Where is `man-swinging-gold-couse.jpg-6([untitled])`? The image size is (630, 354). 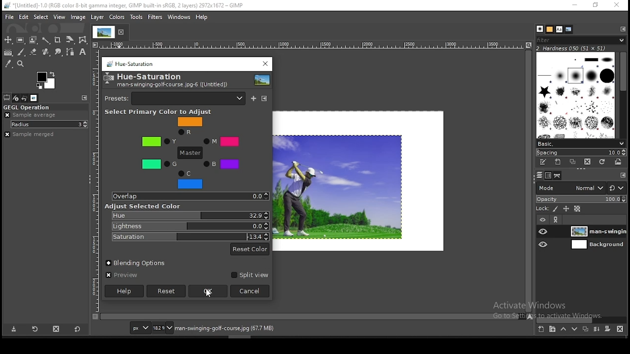 man-swinging-gold-couse.jpg-6([untitled]) is located at coordinates (171, 86).